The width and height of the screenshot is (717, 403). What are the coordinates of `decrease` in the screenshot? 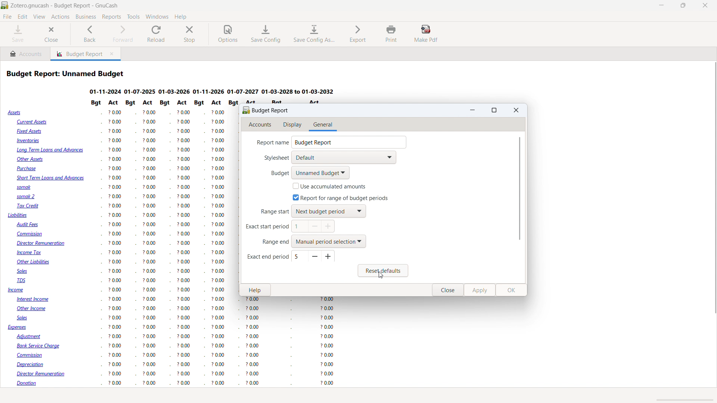 It's located at (316, 226).